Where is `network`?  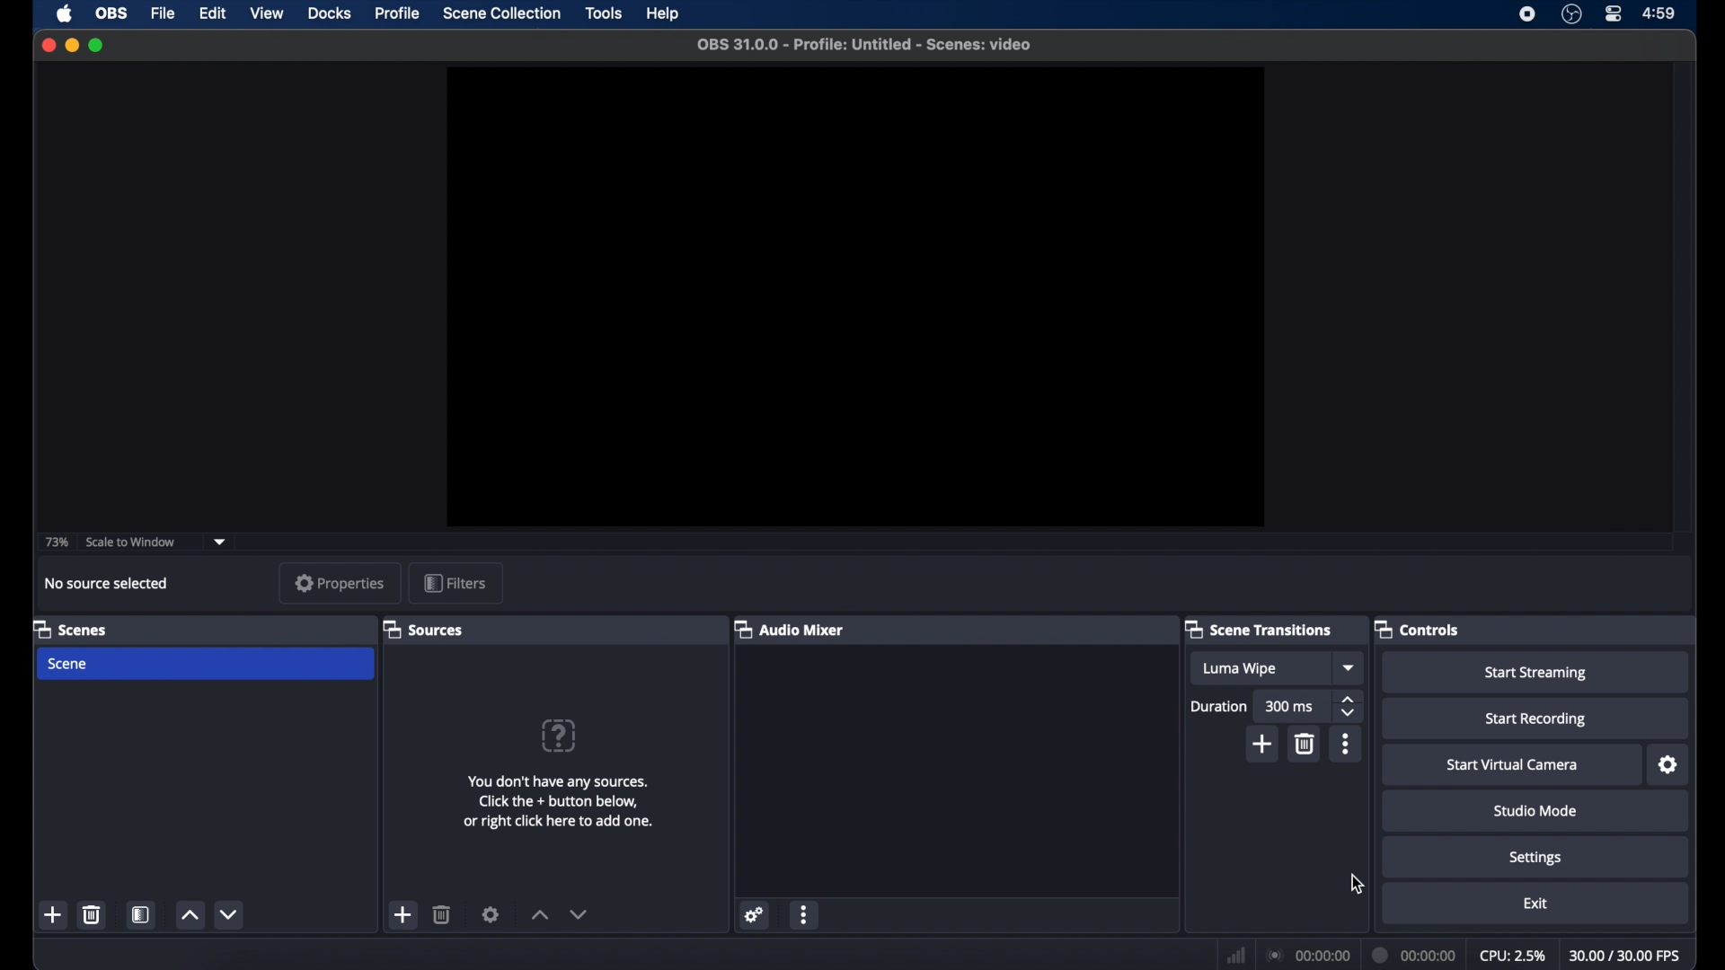 network is located at coordinates (1234, 954).